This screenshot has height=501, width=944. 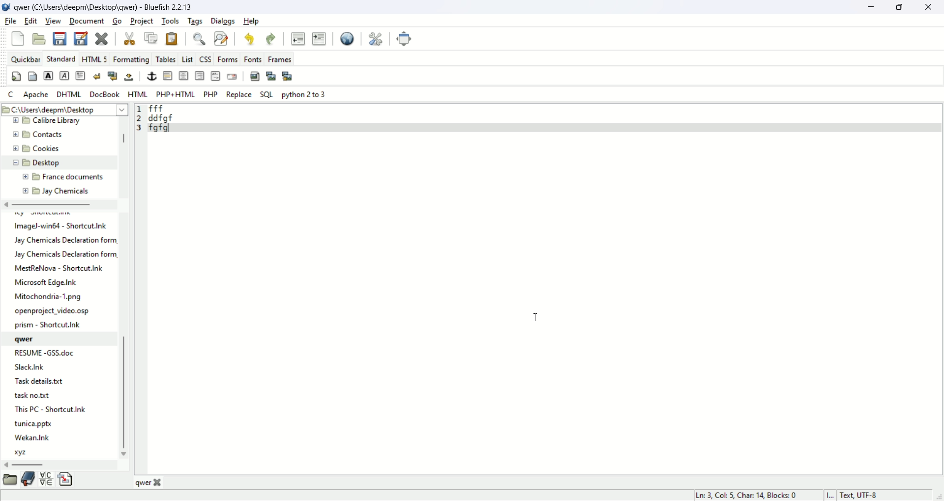 I want to click on tunica.pptx, so click(x=33, y=425).